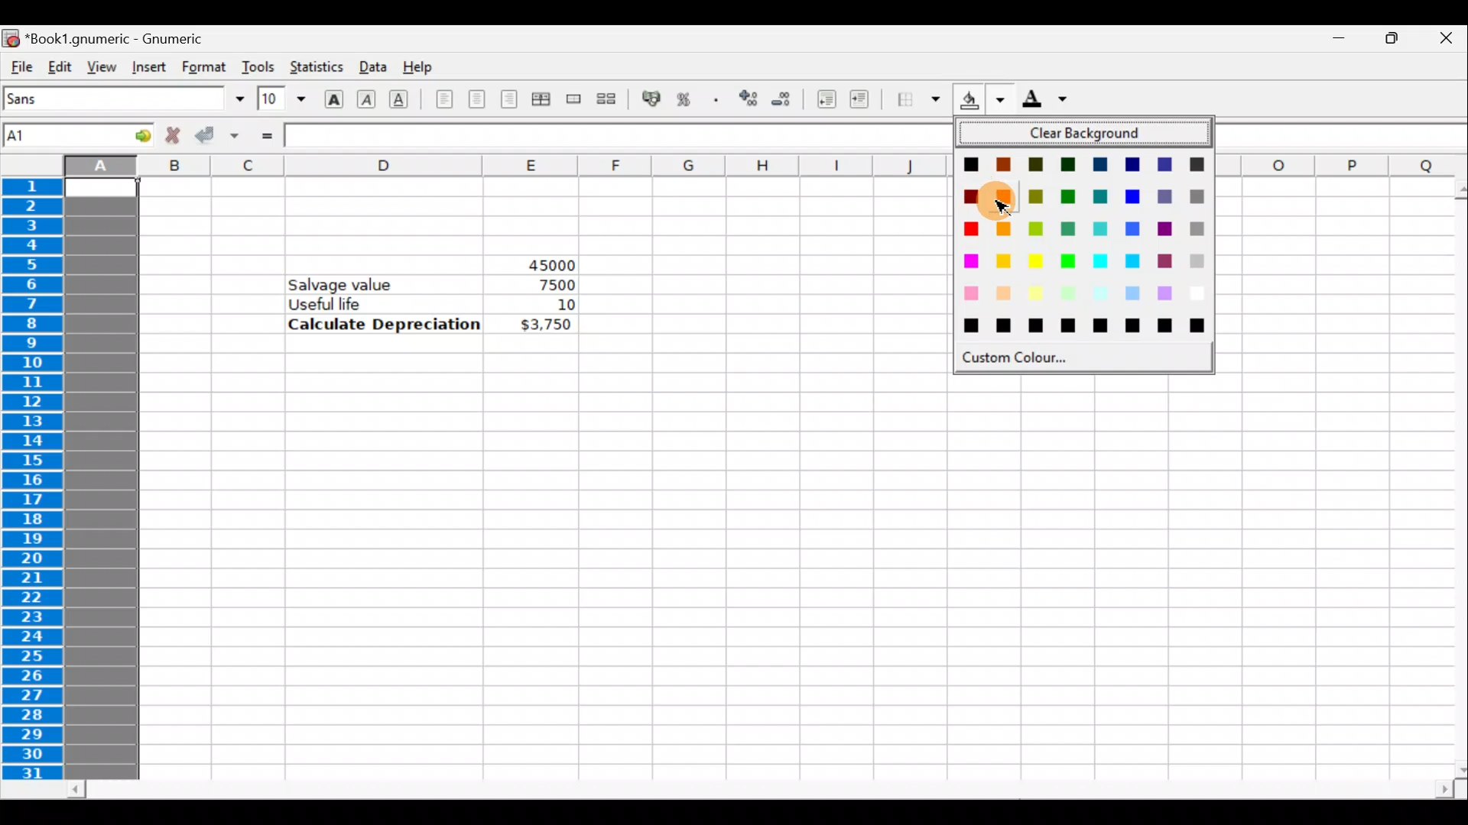 The height and width of the screenshot is (825, 1468). What do you see at coordinates (121, 99) in the screenshot?
I see `Font name - Sans` at bounding box center [121, 99].